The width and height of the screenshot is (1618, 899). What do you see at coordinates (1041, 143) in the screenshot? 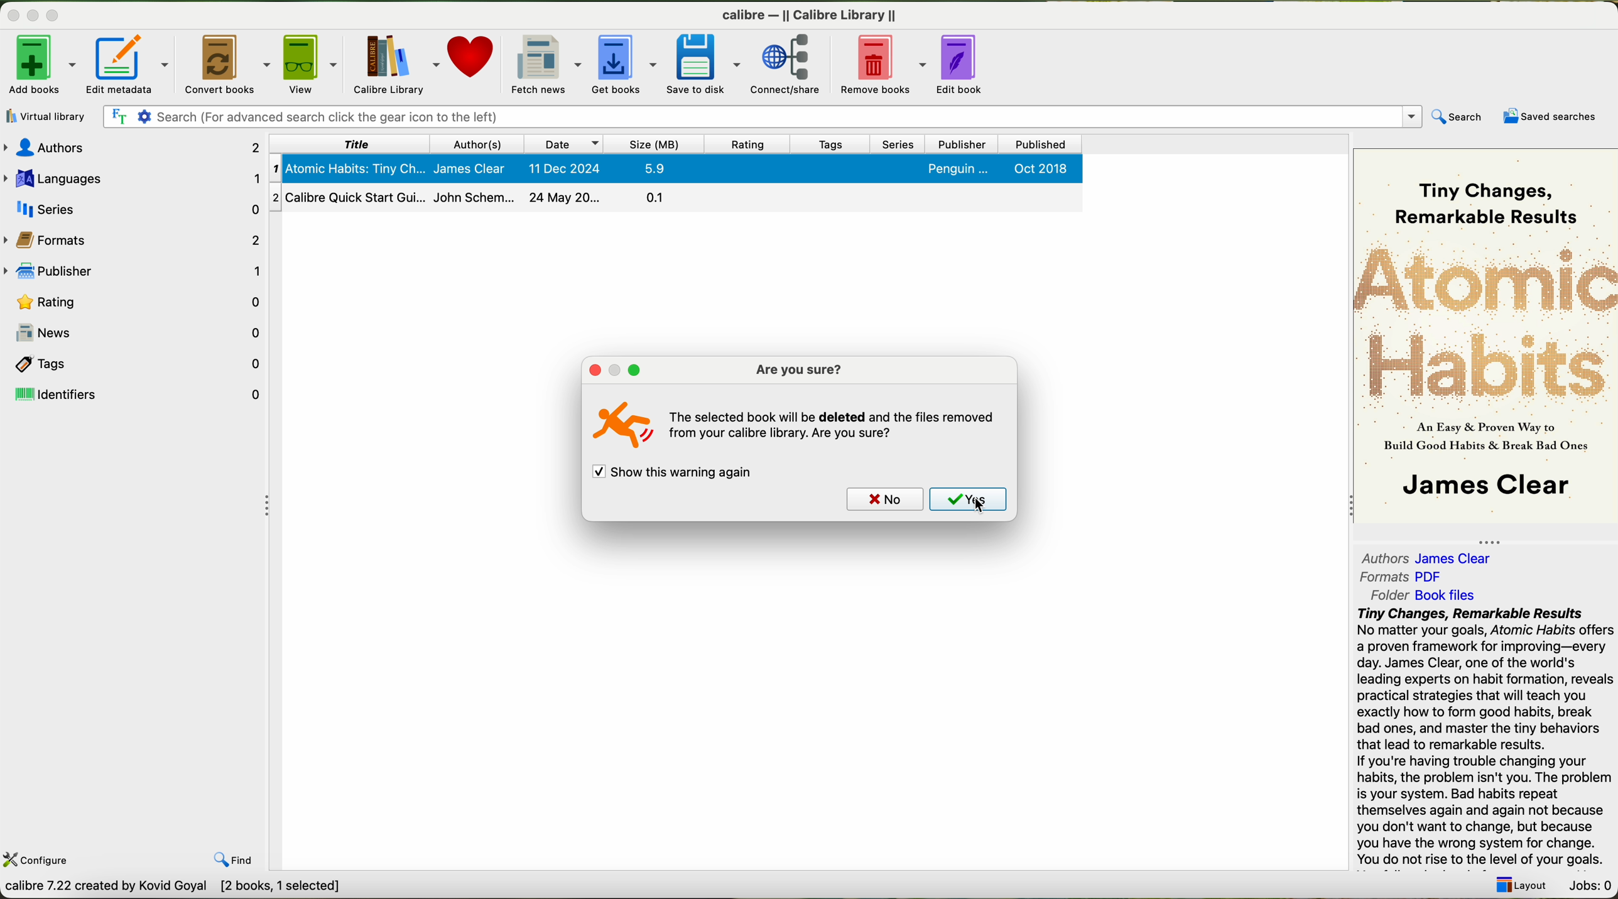
I see `published` at bounding box center [1041, 143].